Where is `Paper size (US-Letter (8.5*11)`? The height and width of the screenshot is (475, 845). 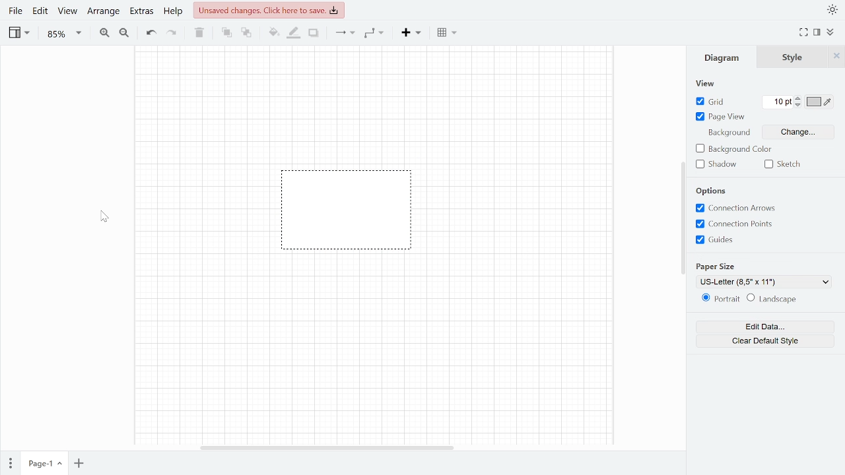 Paper size (US-Letter (8.5*11) is located at coordinates (764, 281).